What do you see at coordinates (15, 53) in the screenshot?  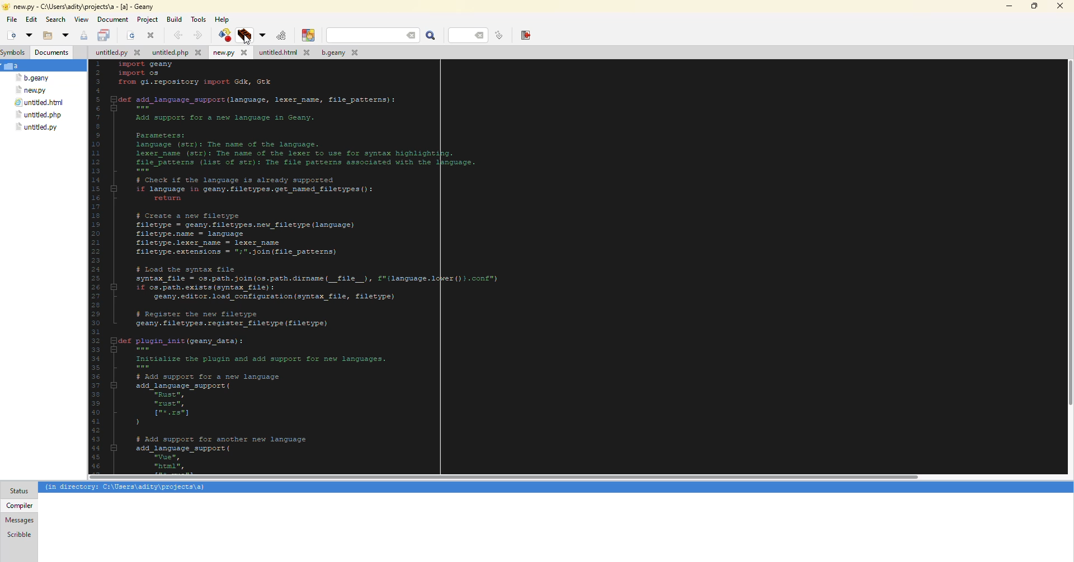 I see `symbols` at bounding box center [15, 53].